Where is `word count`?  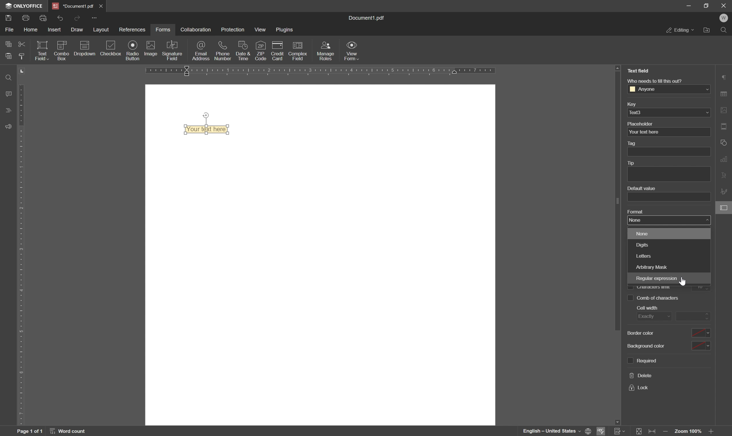
word count is located at coordinates (69, 431).